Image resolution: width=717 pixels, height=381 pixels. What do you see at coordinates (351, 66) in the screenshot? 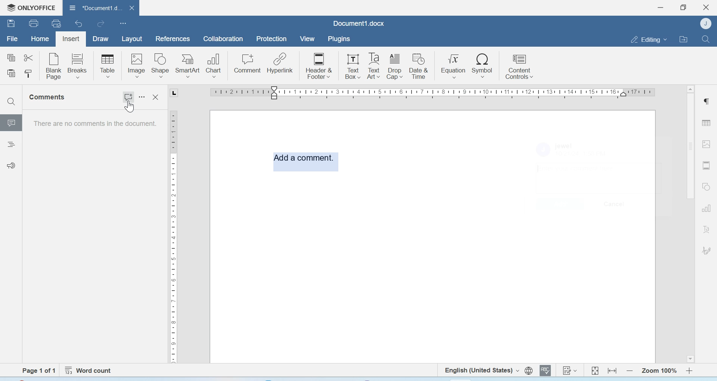
I see `Text Box` at bounding box center [351, 66].